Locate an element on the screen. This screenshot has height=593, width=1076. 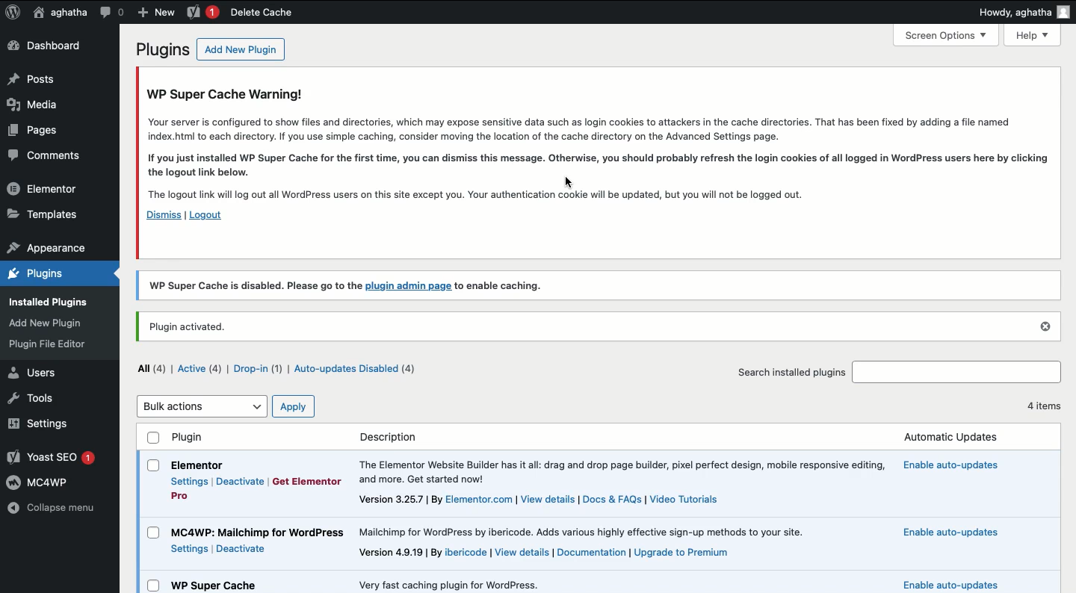
Logout is located at coordinates (209, 217).